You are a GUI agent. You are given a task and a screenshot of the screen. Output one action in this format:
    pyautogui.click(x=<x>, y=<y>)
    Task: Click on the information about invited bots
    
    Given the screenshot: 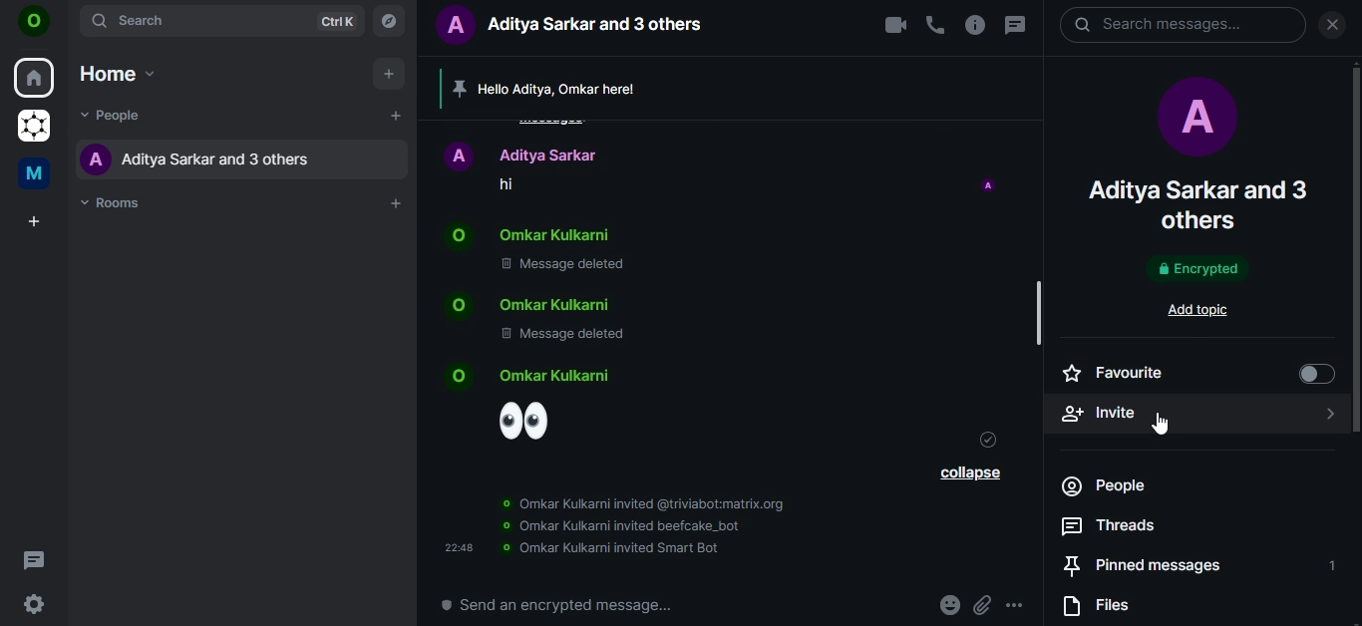 What is the action you would take?
    pyautogui.click(x=617, y=524)
    